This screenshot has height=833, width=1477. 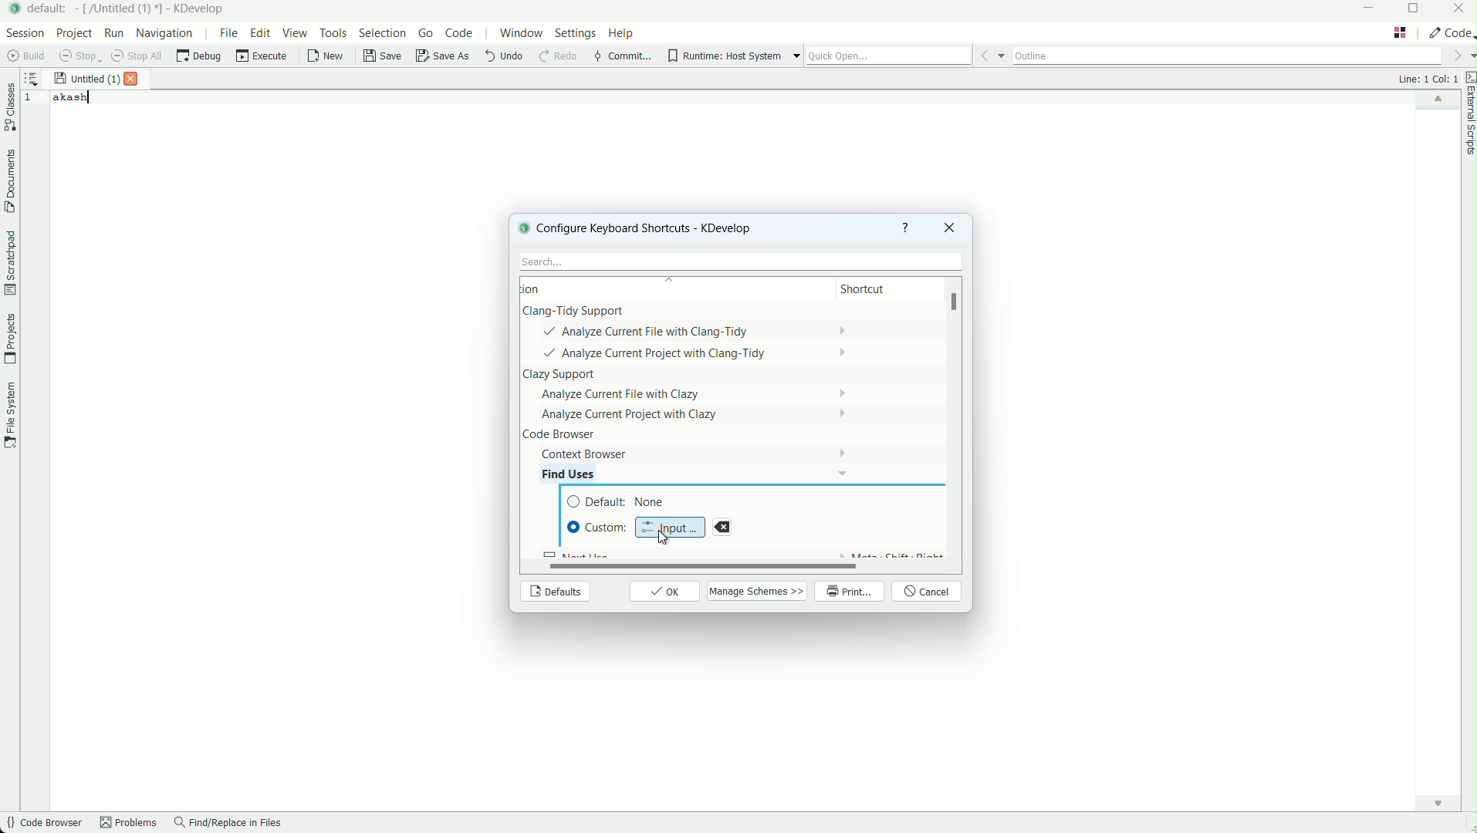 What do you see at coordinates (1468, 116) in the screenshot?
I see `external scripts` at bounding box center [1468, 116].